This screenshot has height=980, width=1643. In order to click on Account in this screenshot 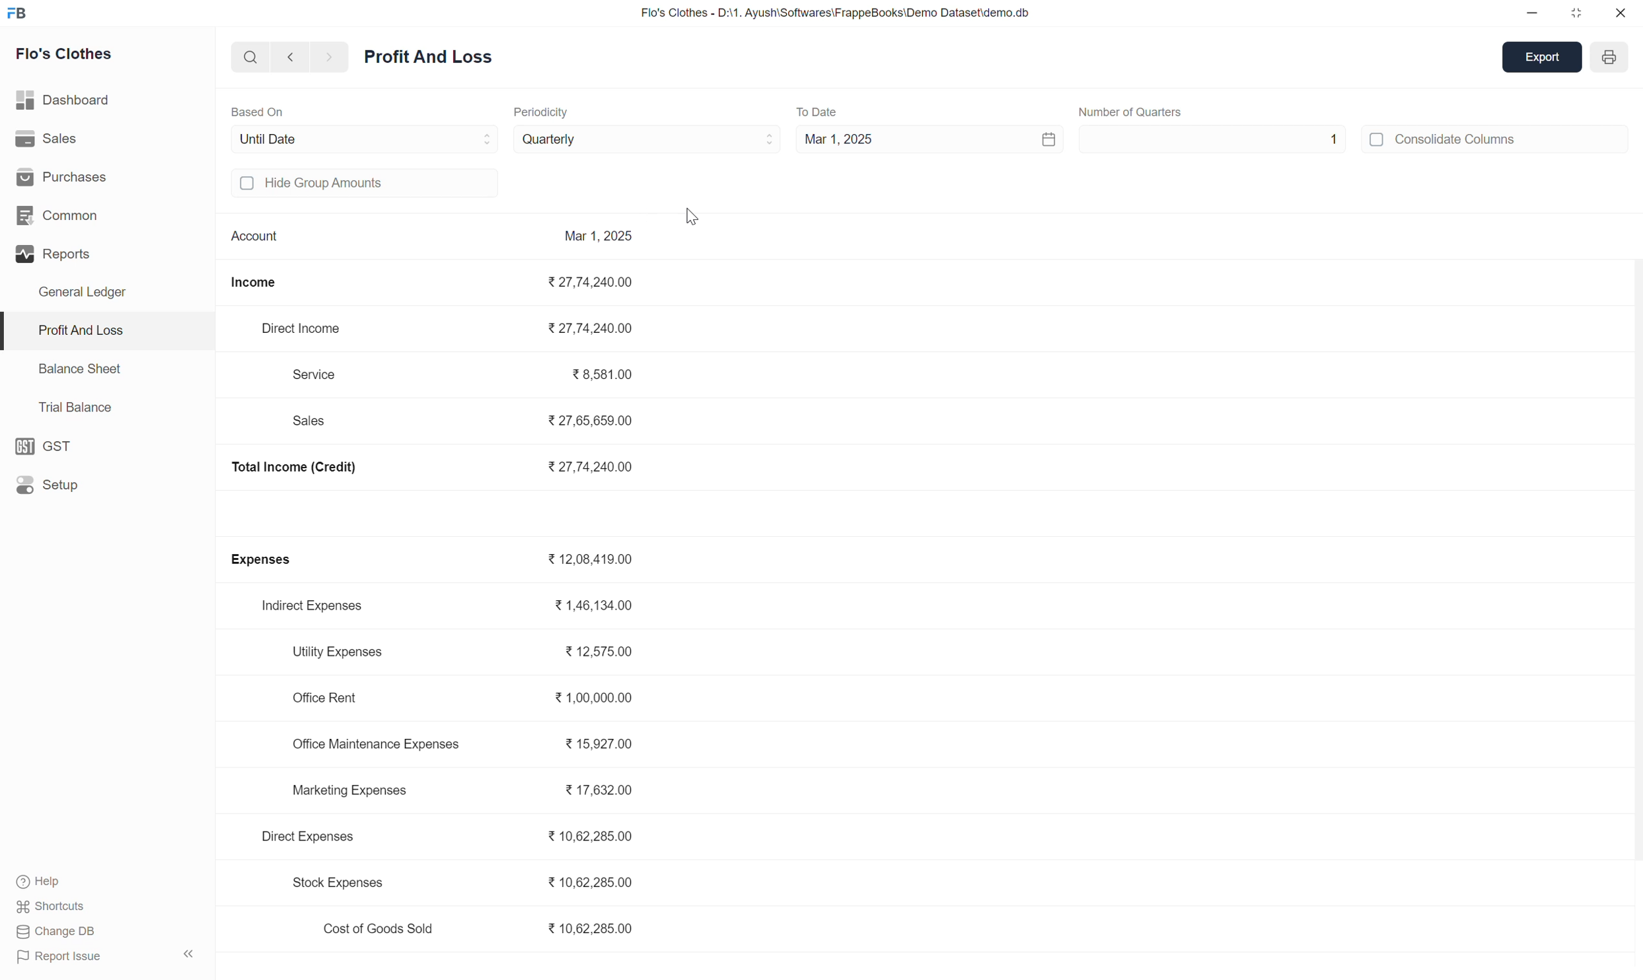, I will do `click(252, 233)`.